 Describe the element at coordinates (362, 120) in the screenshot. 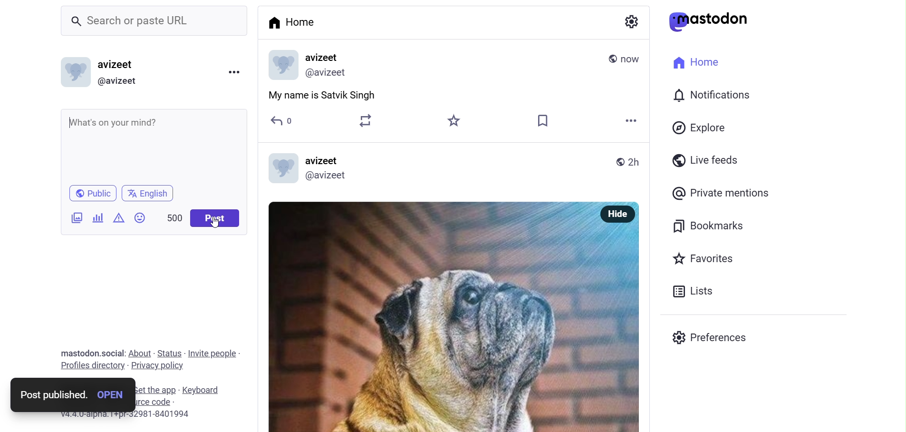

I see `boost` at that location.